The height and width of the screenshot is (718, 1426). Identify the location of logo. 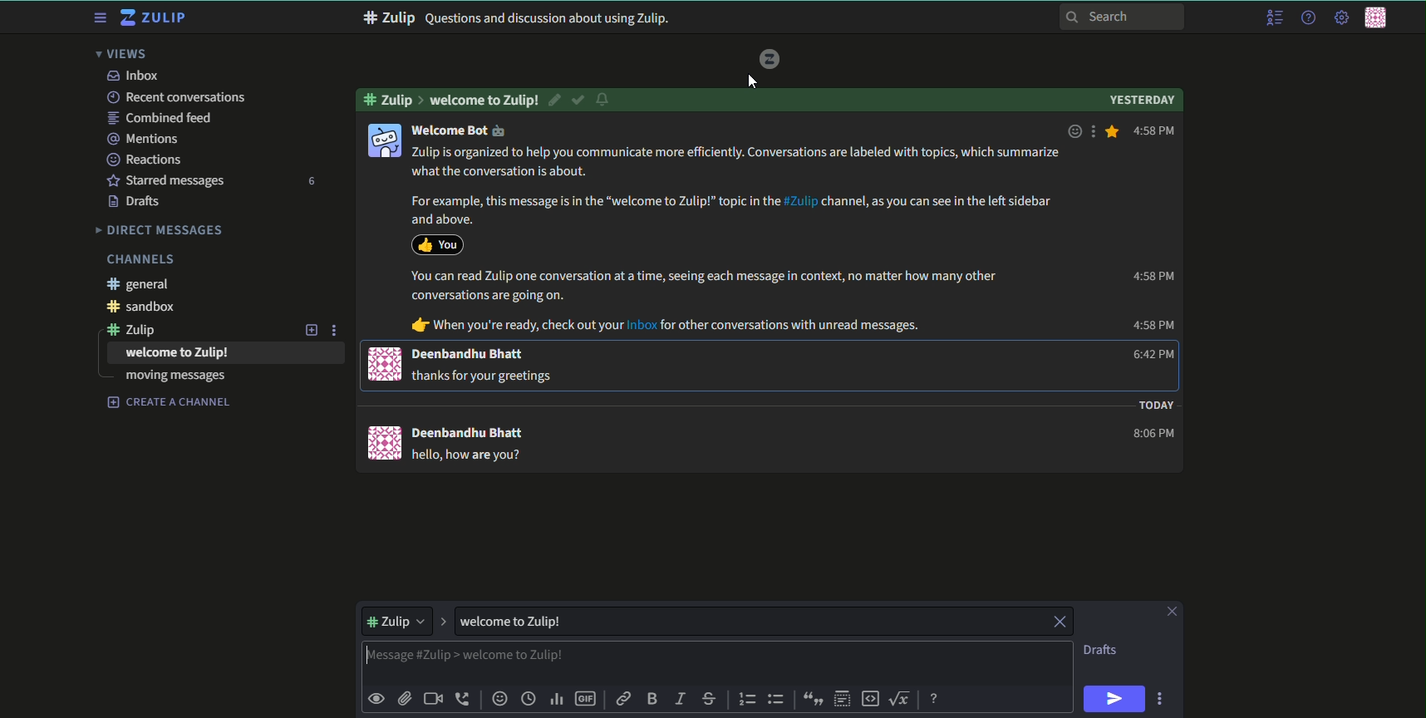
(770, 58).